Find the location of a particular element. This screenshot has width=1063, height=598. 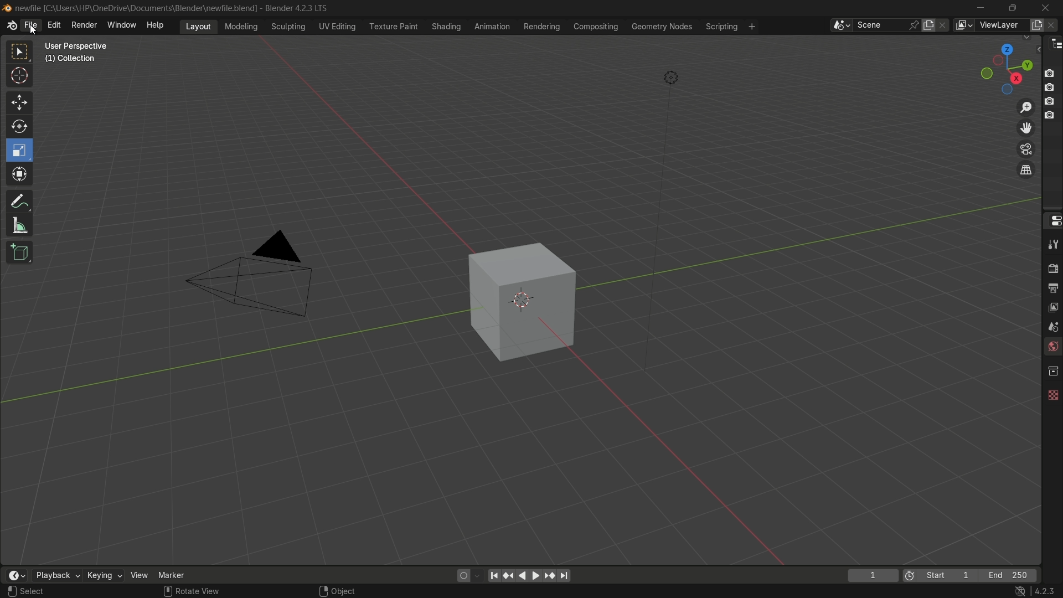

shading menu is located at coordinates (445, 26).